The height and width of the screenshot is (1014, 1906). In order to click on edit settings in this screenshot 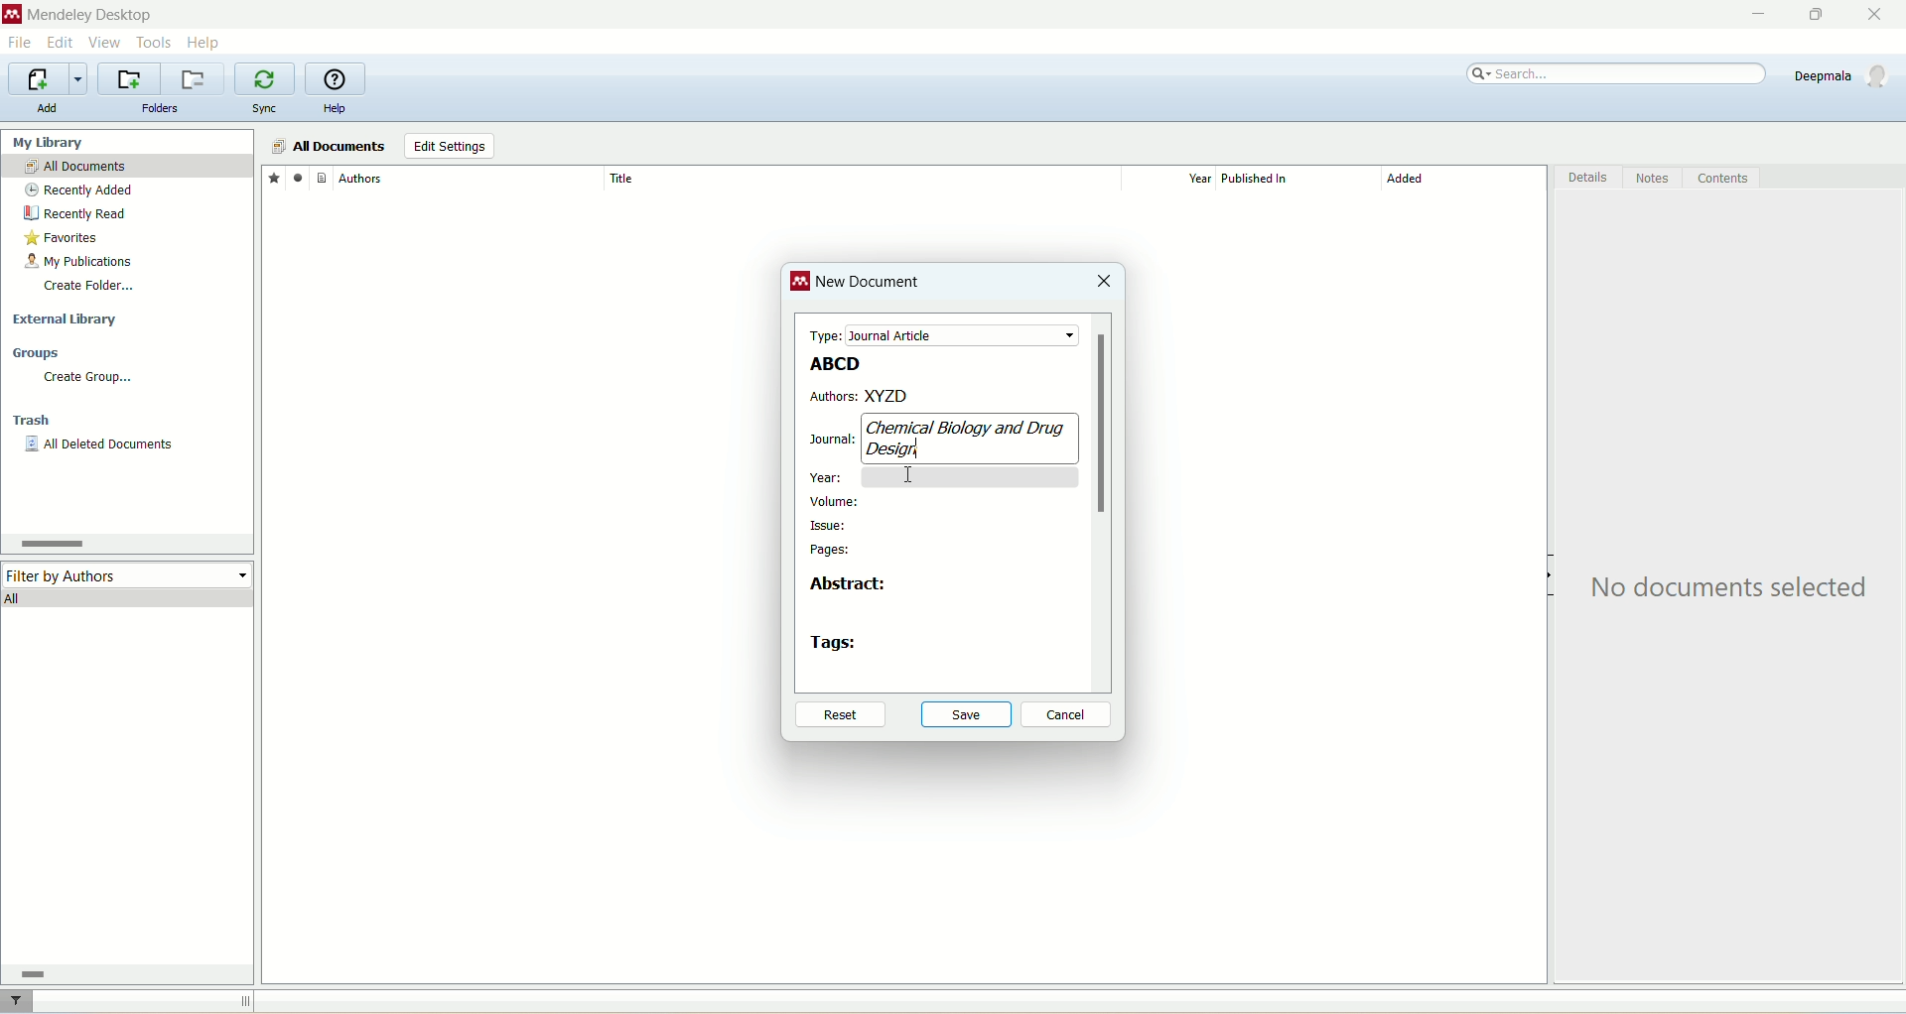, I will do `click(449, 147)`.